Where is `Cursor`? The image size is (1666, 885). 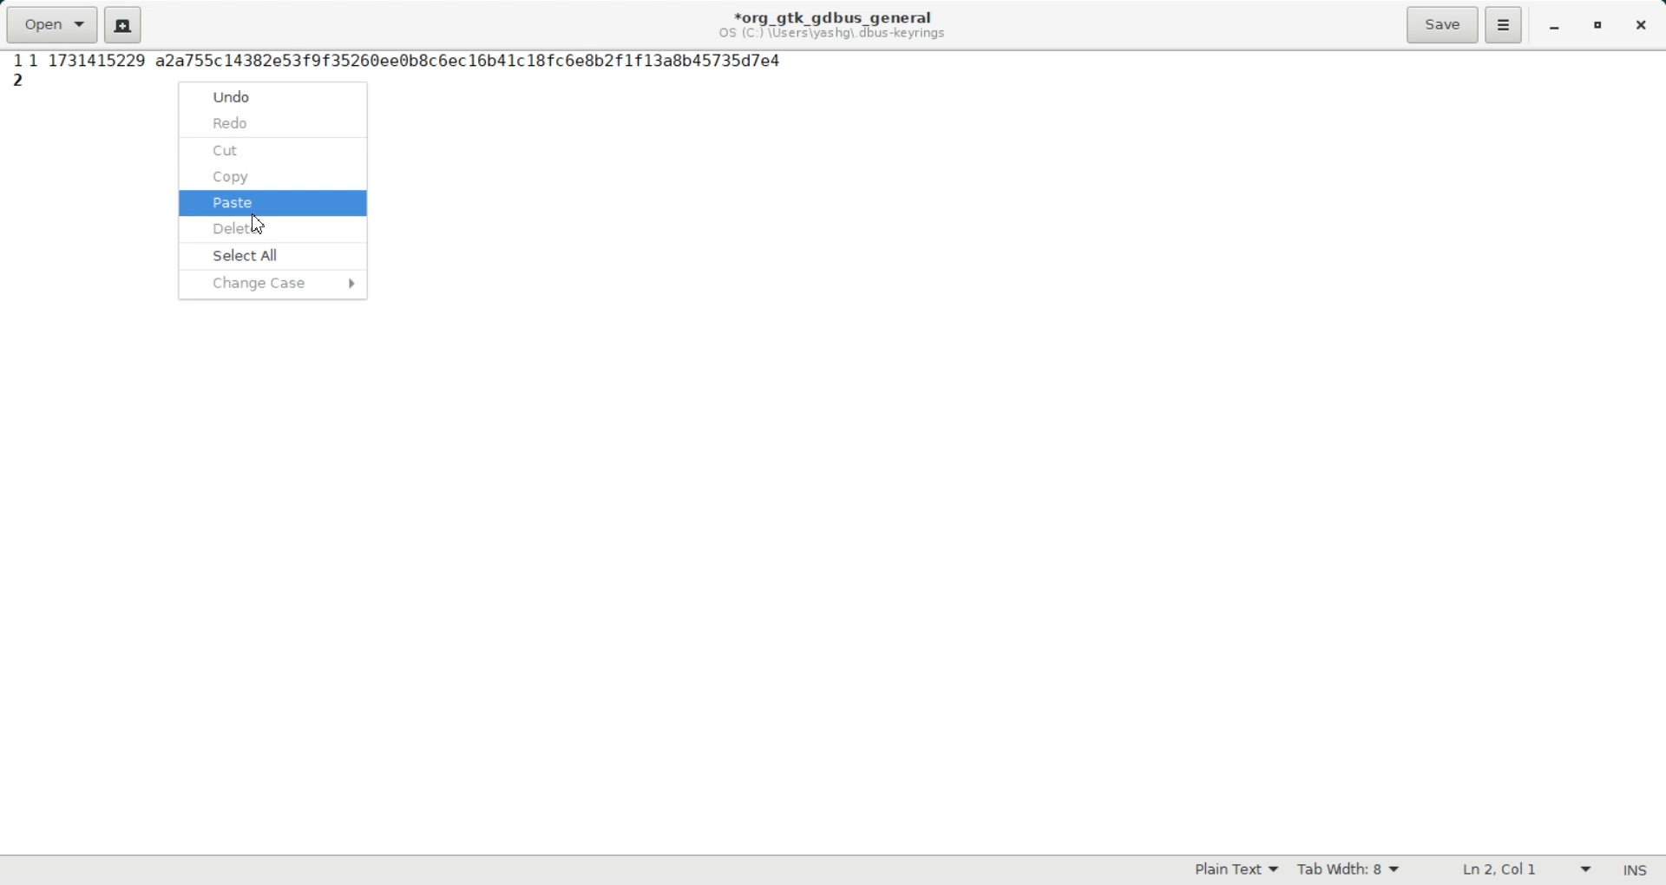
Cursor is located at coordinates (258, 223).